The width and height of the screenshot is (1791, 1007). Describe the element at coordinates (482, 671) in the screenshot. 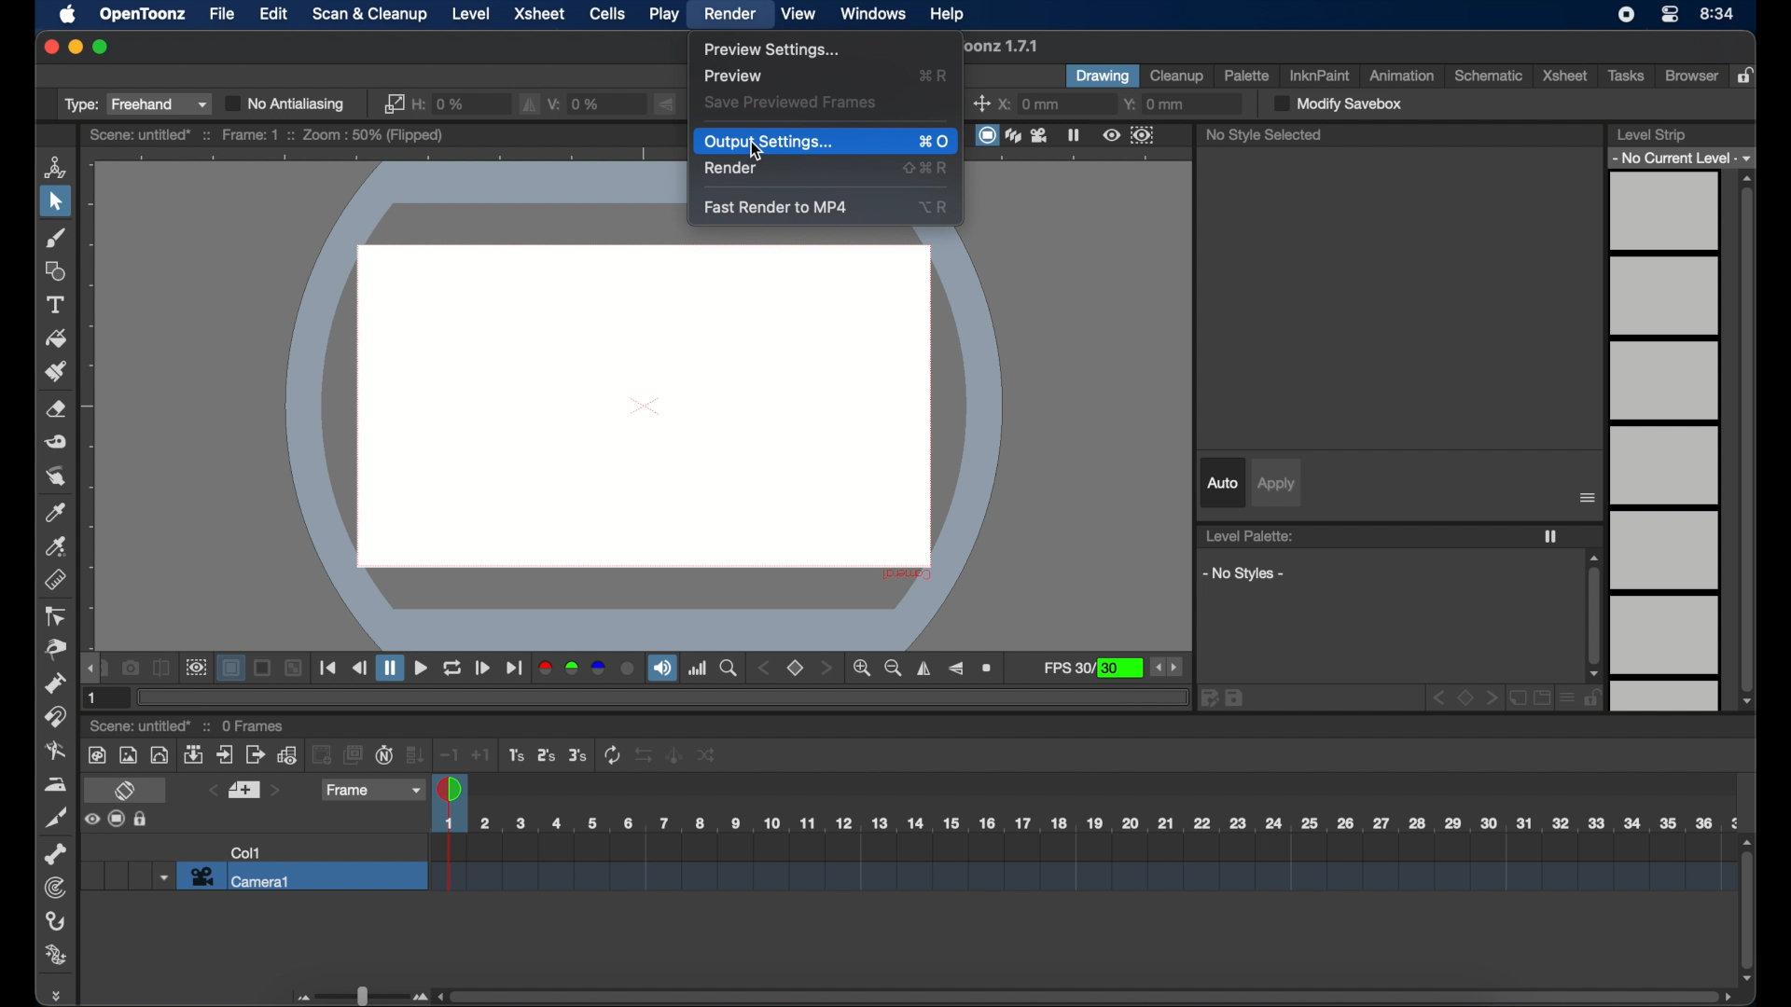

I see `` at that location.